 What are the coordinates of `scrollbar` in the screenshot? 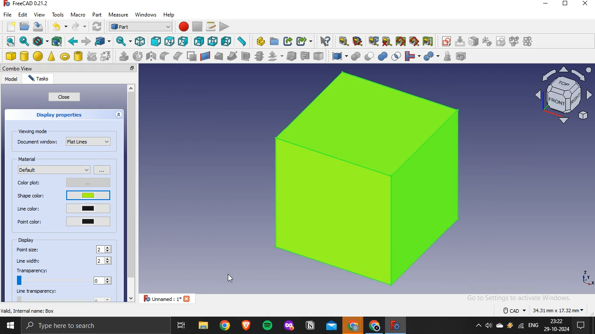 It's located at (131, 193).